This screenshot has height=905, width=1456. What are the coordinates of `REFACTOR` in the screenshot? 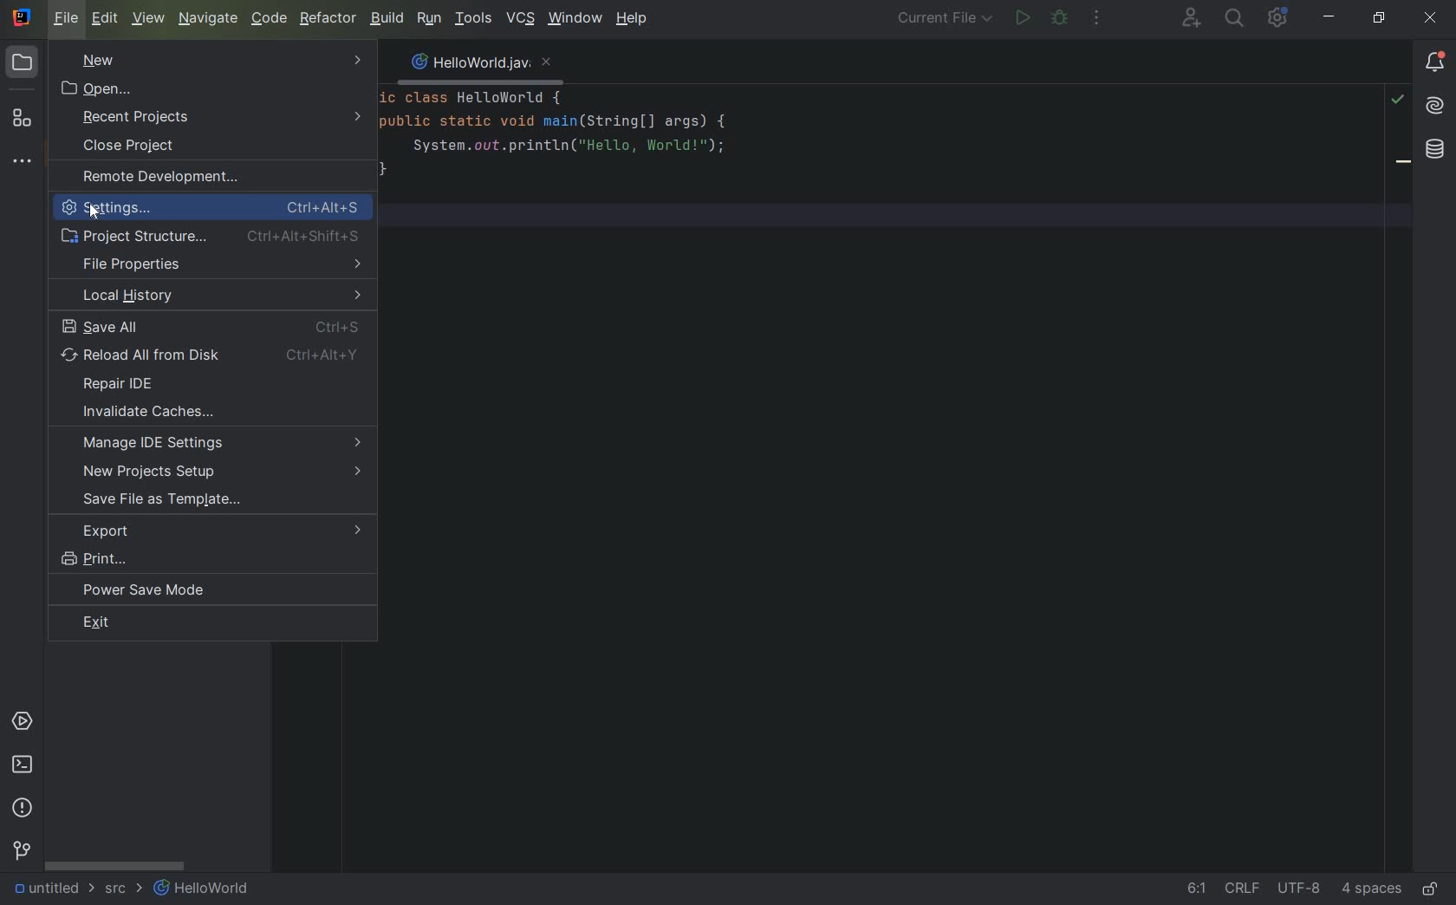 It's located at (329, 19).